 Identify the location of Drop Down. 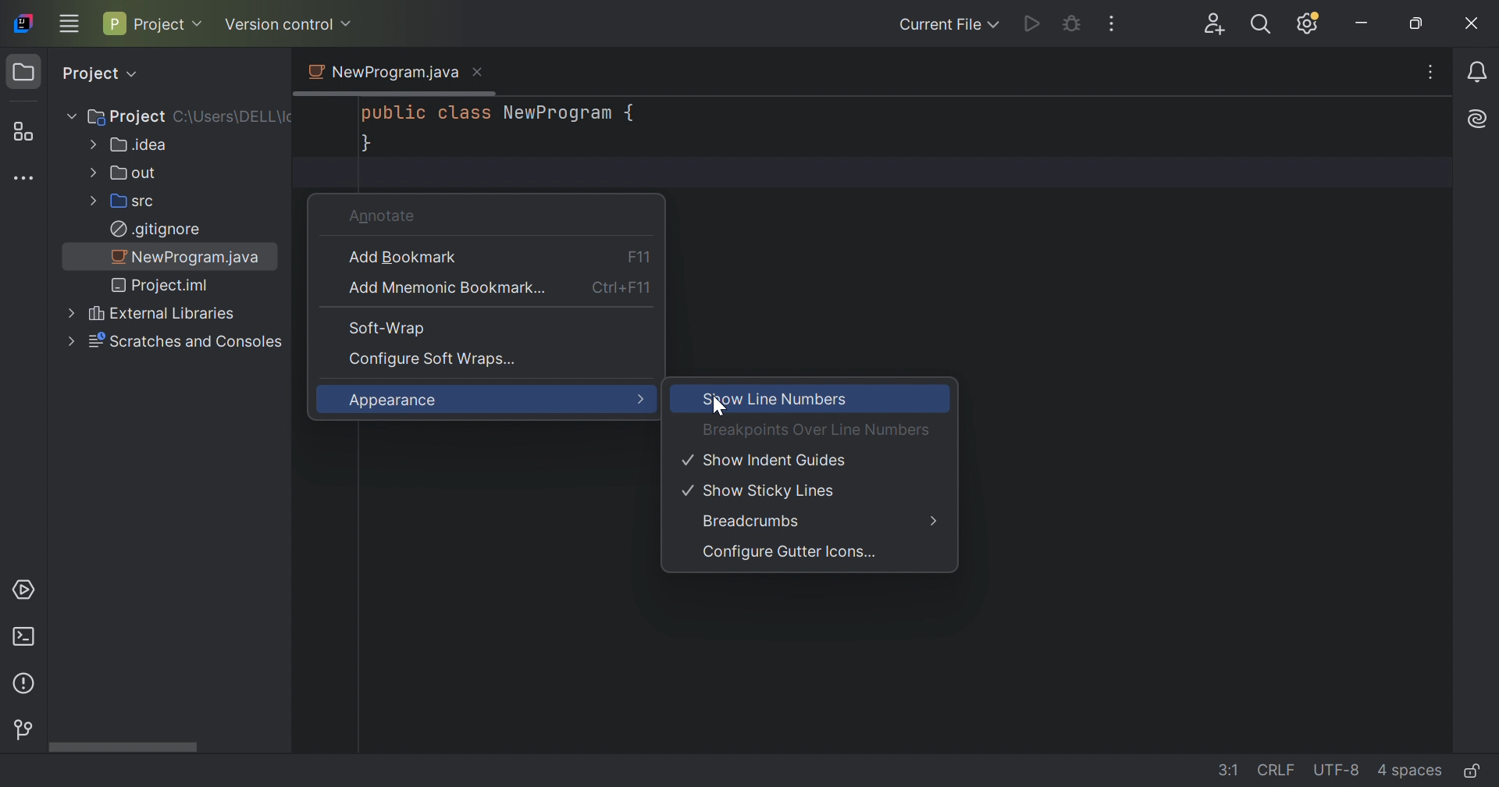
(201, 23).